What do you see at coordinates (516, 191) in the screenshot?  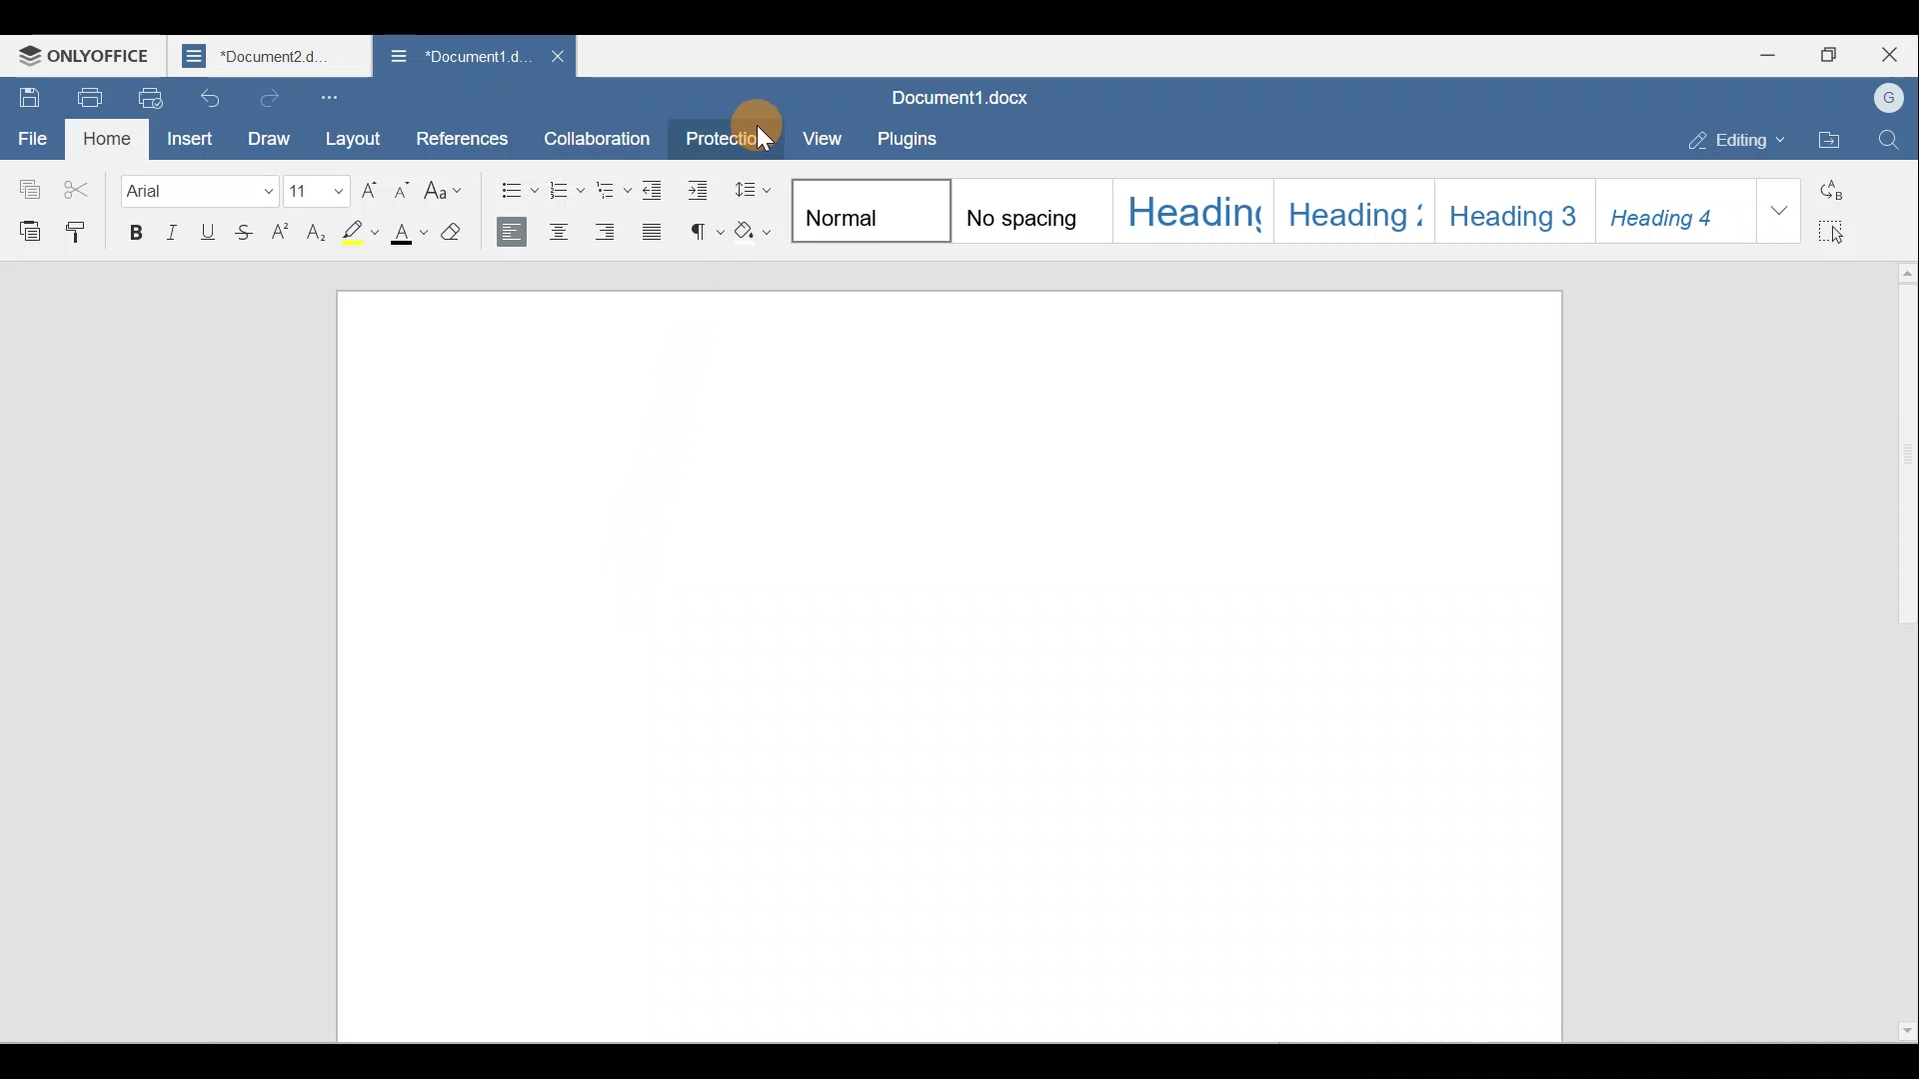 I see `Bullets` at bounding box center [516, 191].